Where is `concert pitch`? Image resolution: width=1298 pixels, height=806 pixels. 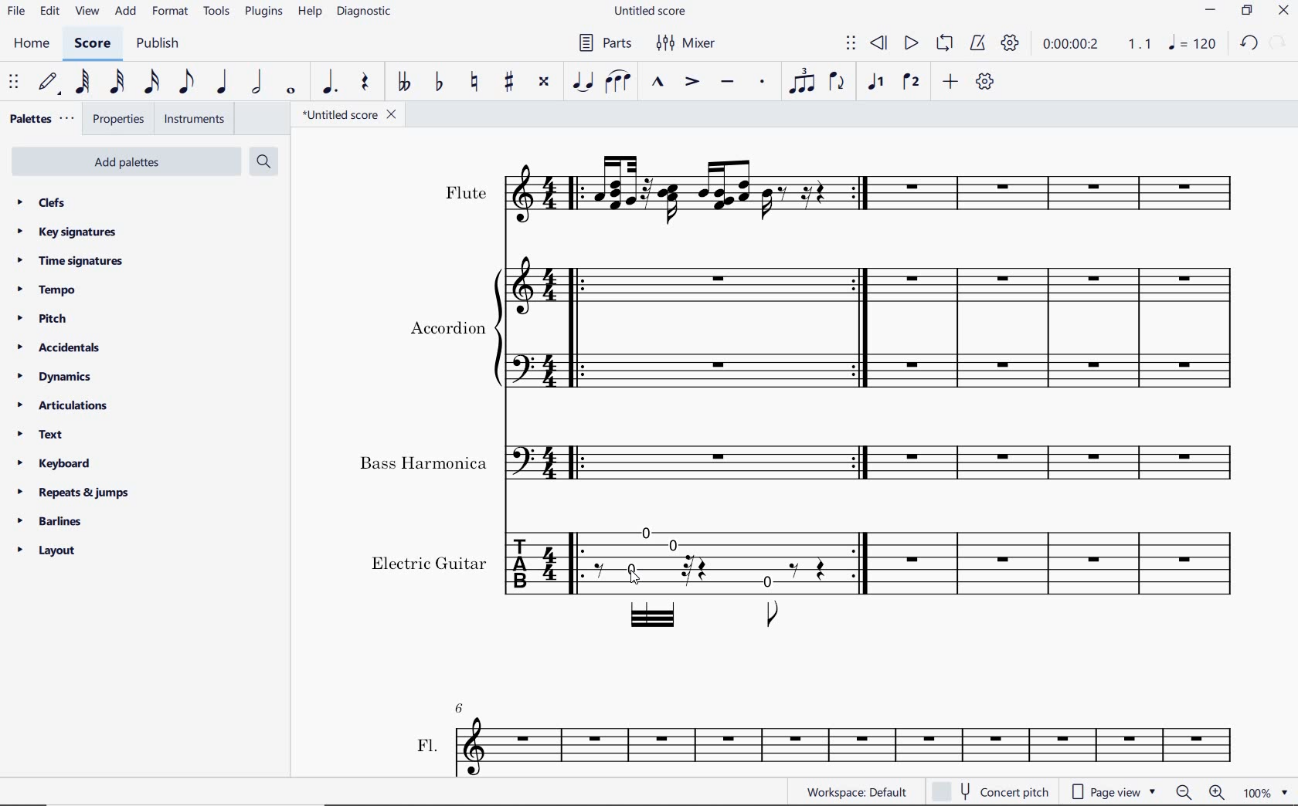
concert pitch is located at coordinates (990, 791).